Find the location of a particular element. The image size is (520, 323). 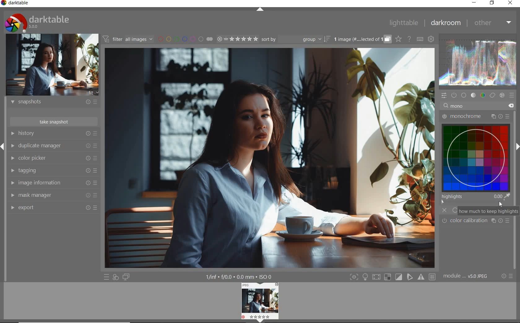

other is located at coordinates (493, 23).